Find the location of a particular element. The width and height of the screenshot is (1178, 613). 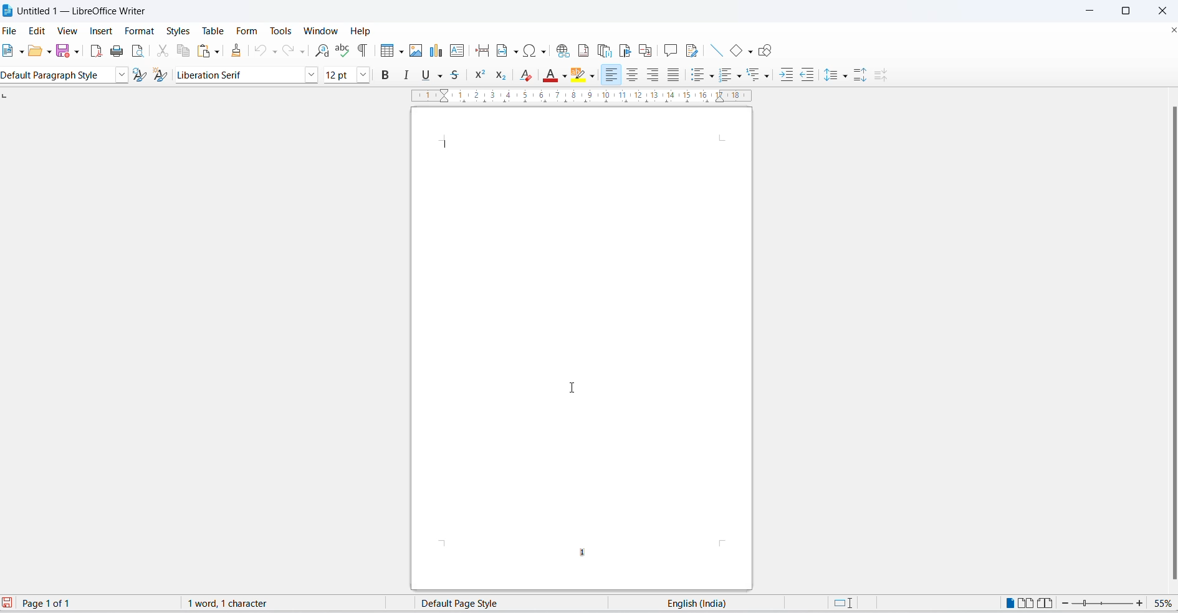

Untitled 1 - Libre Office Writer is located at coordinates (77, 10).